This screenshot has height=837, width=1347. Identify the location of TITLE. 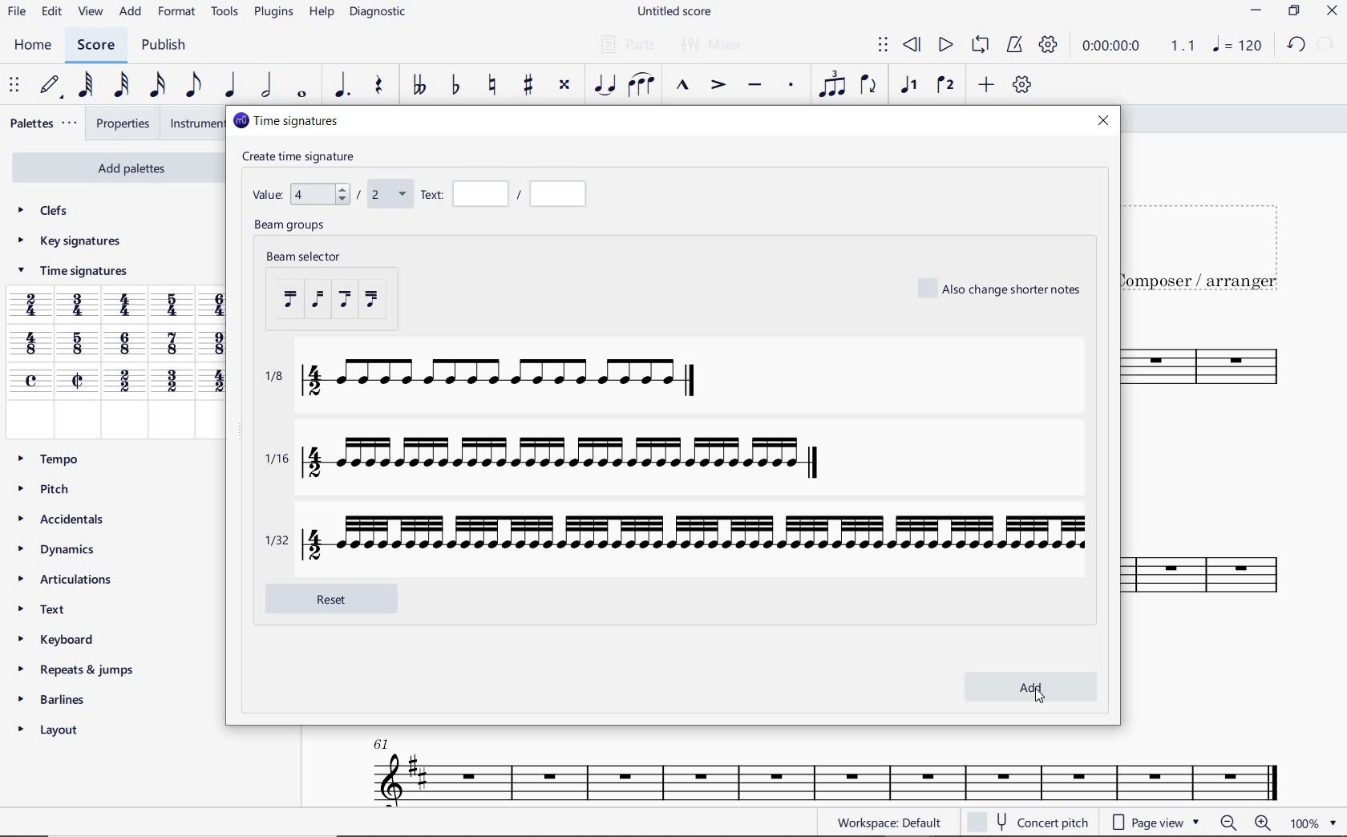
(1211, 239).